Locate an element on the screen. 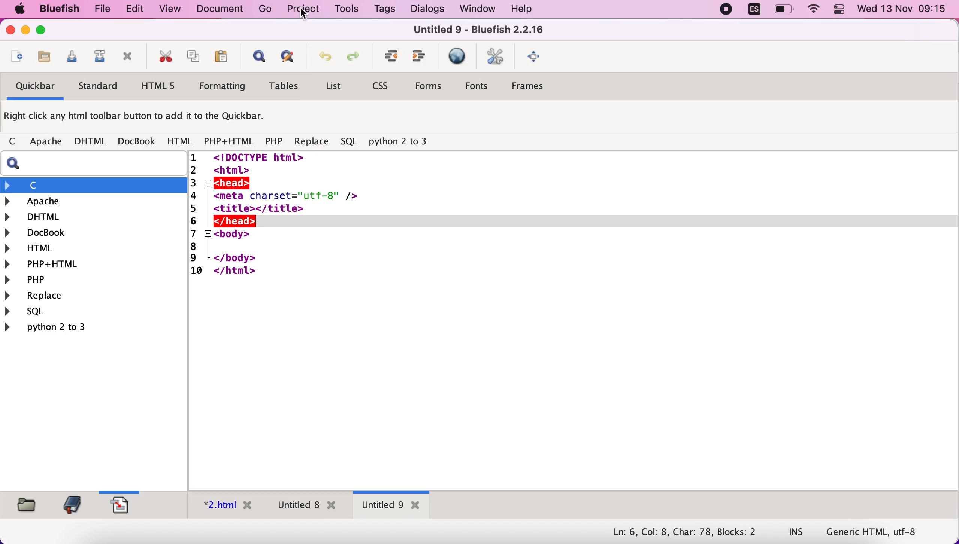  wifi is located at coordinates (815, 10).